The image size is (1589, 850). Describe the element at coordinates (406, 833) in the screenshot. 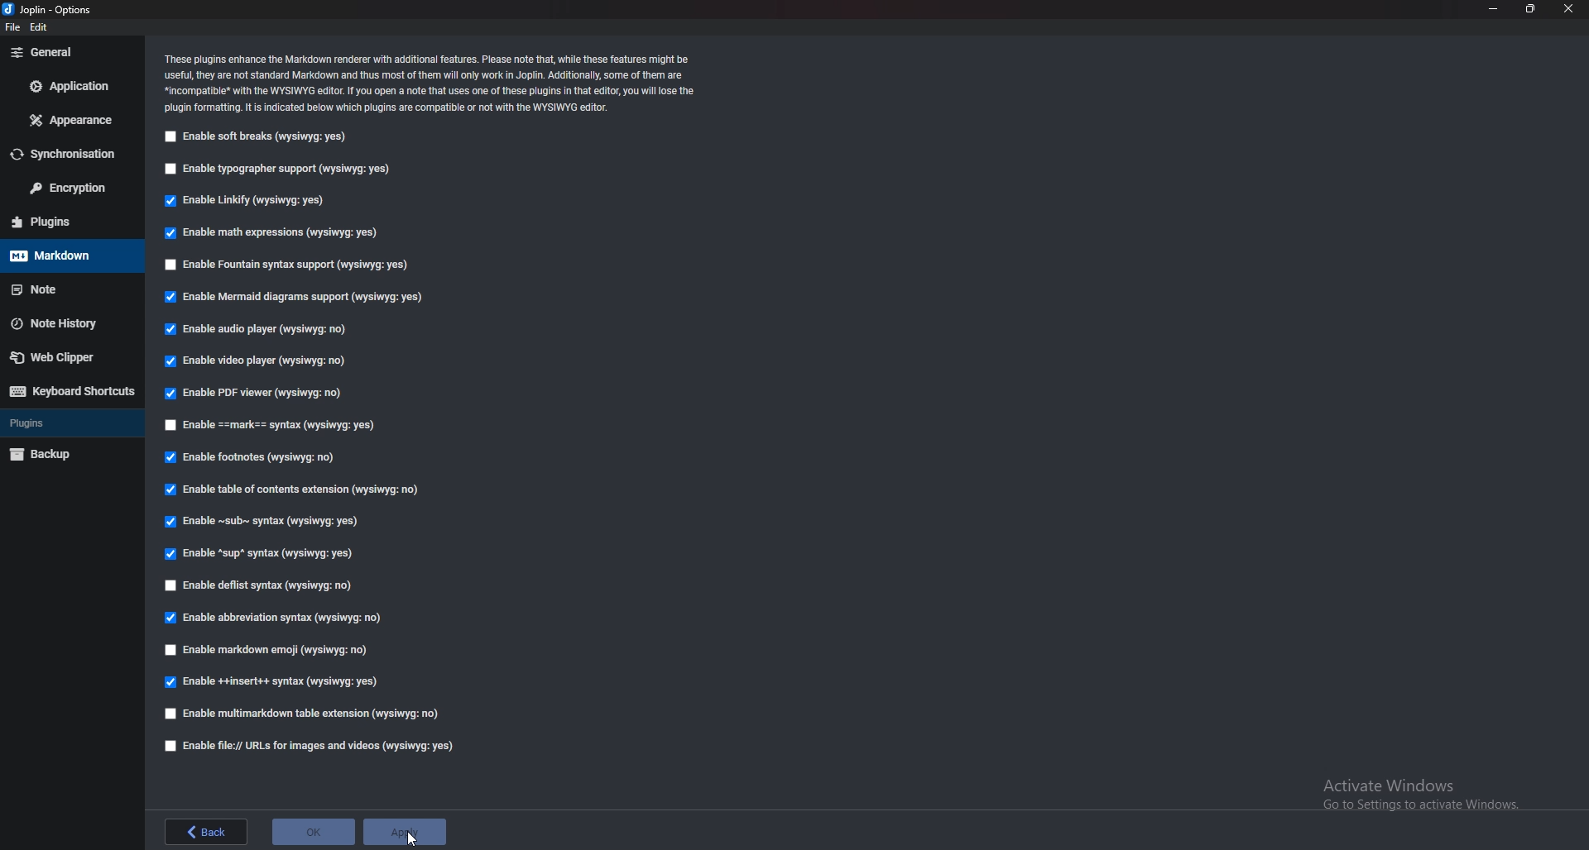

I see `apply` at that location.